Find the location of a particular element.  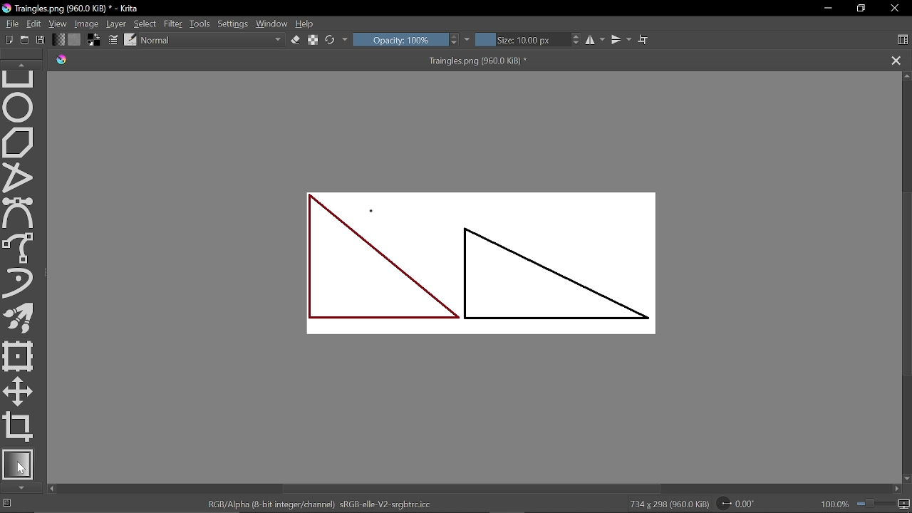

Help is located at coordinates (309, 24).